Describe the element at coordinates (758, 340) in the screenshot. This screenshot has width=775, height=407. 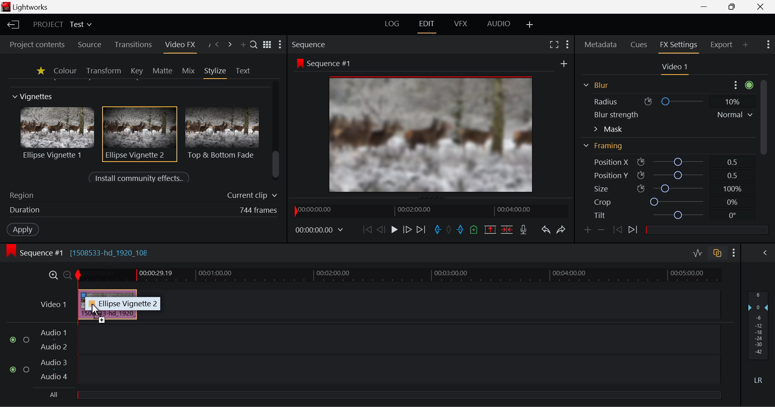
I see `Decibel Level` at that location.